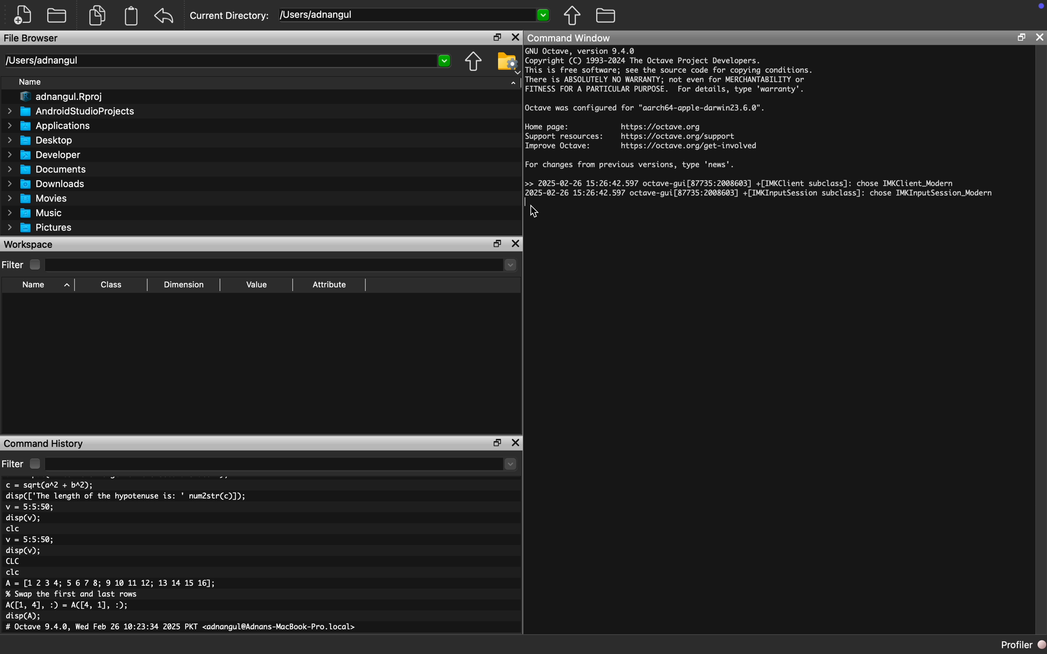 This screenshot has width=1047, height=654. Describe the element at coordinates (183, 628) in the screenshot. I see `# Octave 9.4.0, Wed Feb 26 10:23:34 2025 PKT <adnangul@Adnans-MacBook-Pro.local>` at that location.